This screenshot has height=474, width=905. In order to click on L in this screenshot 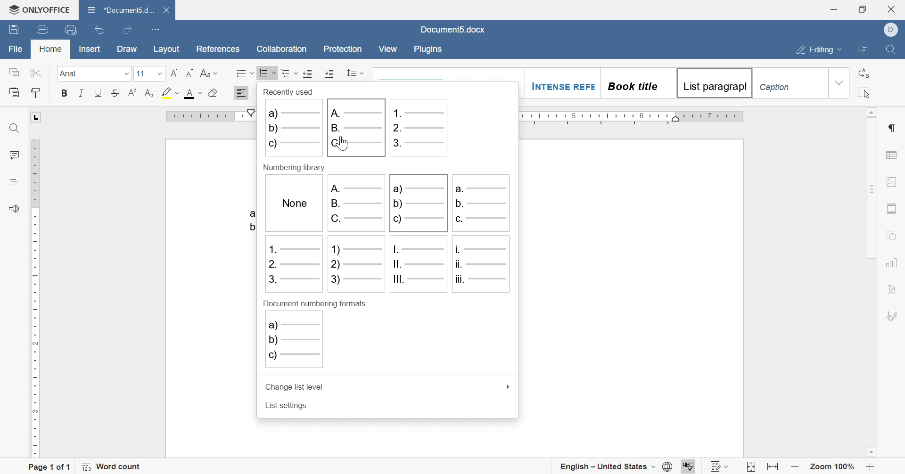, I will do `click(37, 117)`.